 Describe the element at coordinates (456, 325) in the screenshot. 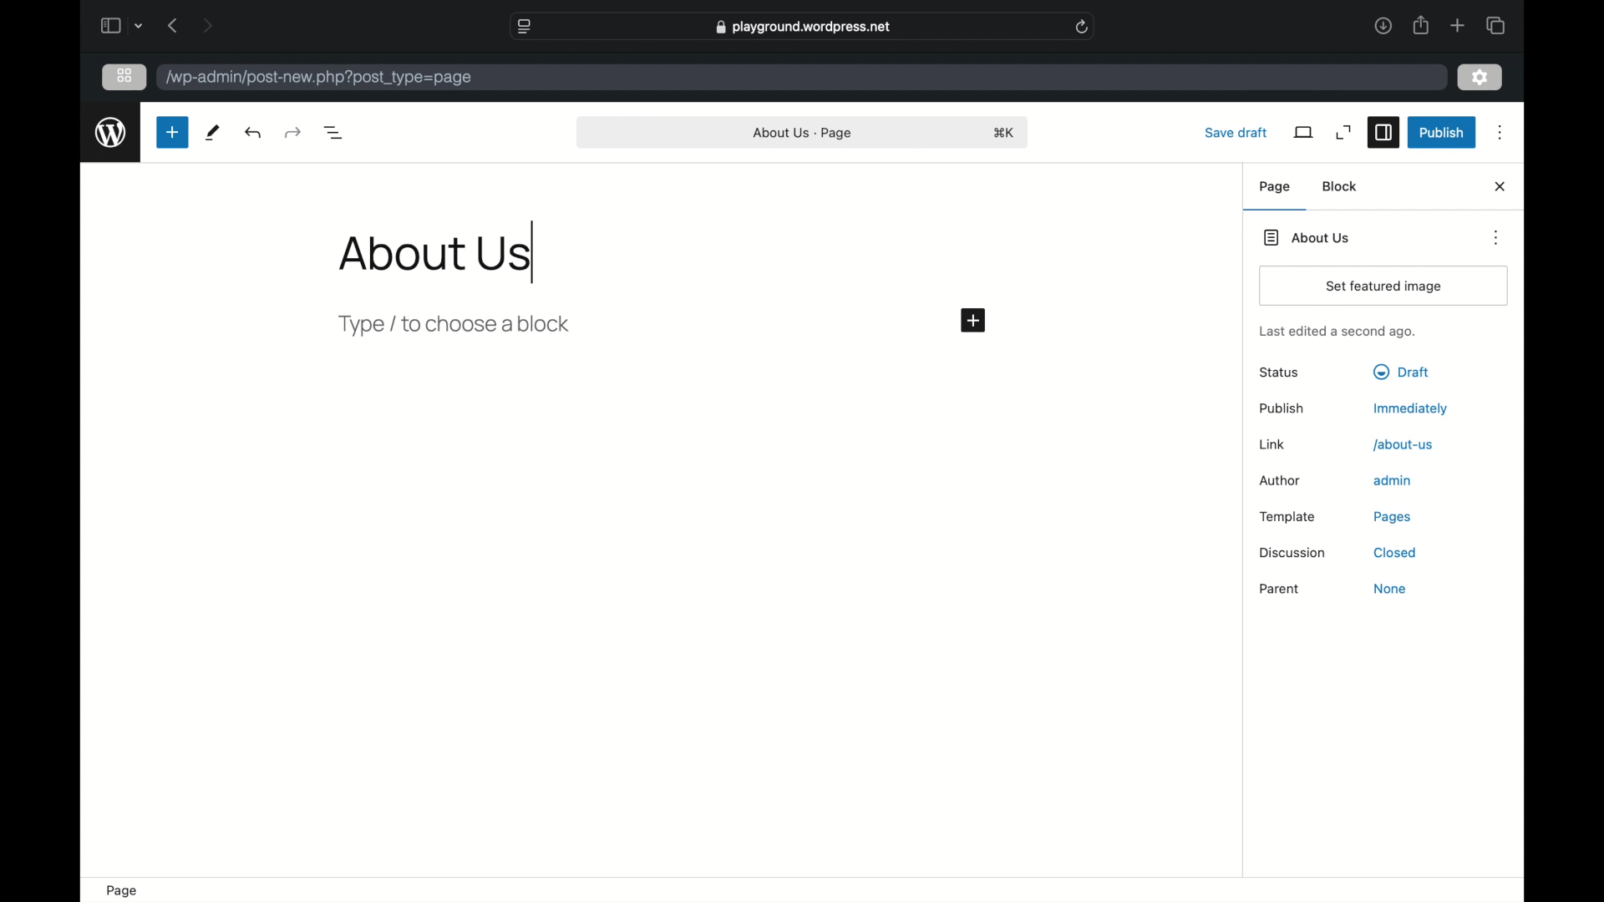

I see `type/ to choose a block` at that location.